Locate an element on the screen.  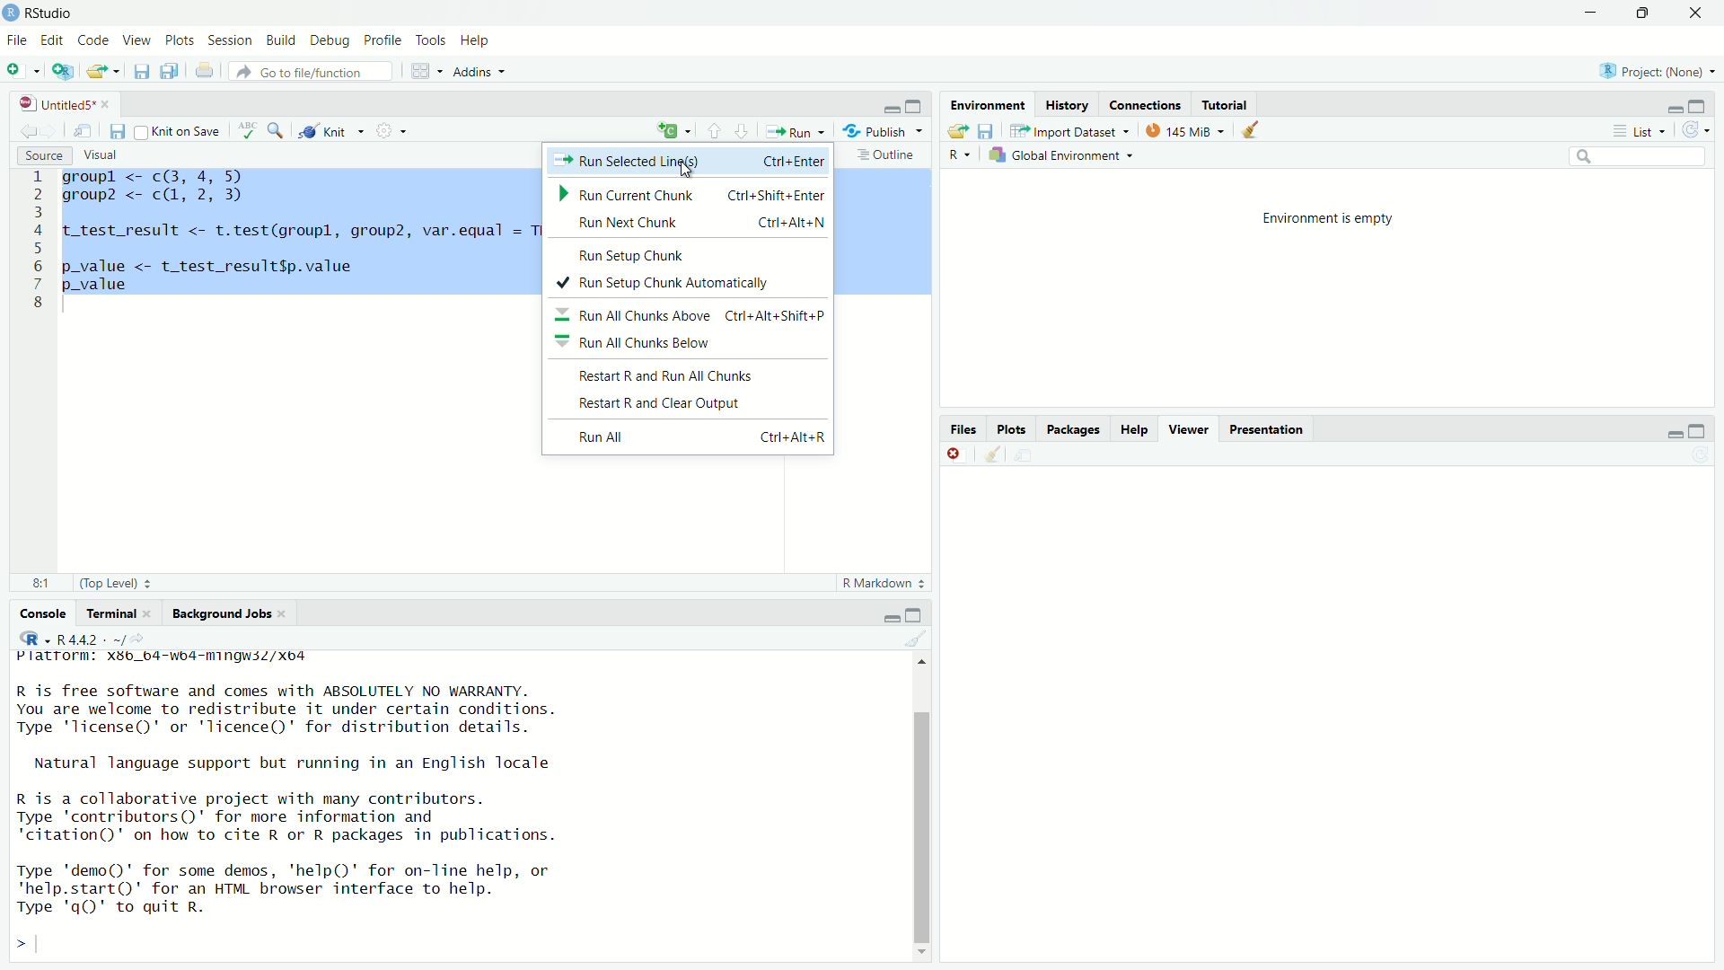
OPEN AN EXISTING FILE is located at coordinates (102, 71).